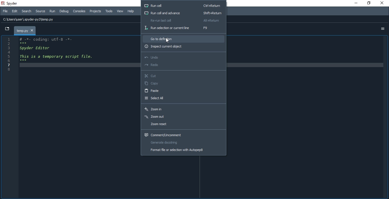 The width and height of the screenshot is (389, 199). Describe the element at coordinates (80, 12) in the screenshot. I see `Consoles` at that location.